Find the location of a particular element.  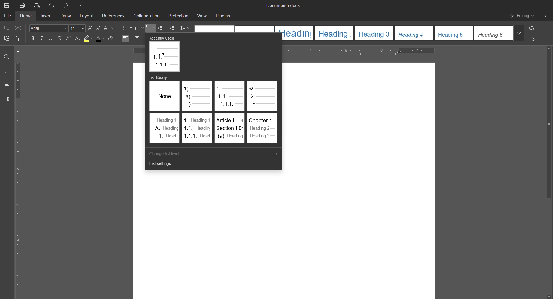

Copy is located at coordinates (6, 28).